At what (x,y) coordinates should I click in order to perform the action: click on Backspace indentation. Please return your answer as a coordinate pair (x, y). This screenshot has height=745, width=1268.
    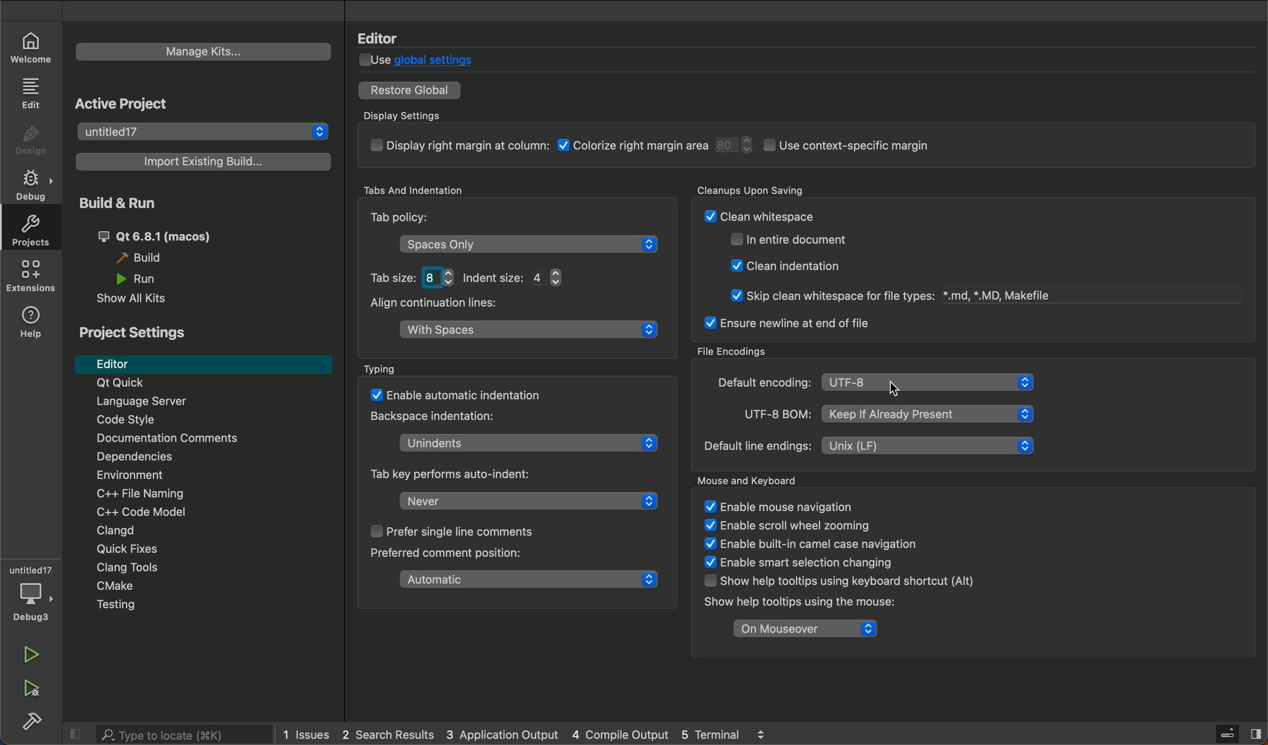
    Looking at the image, I should click on (436, 419).